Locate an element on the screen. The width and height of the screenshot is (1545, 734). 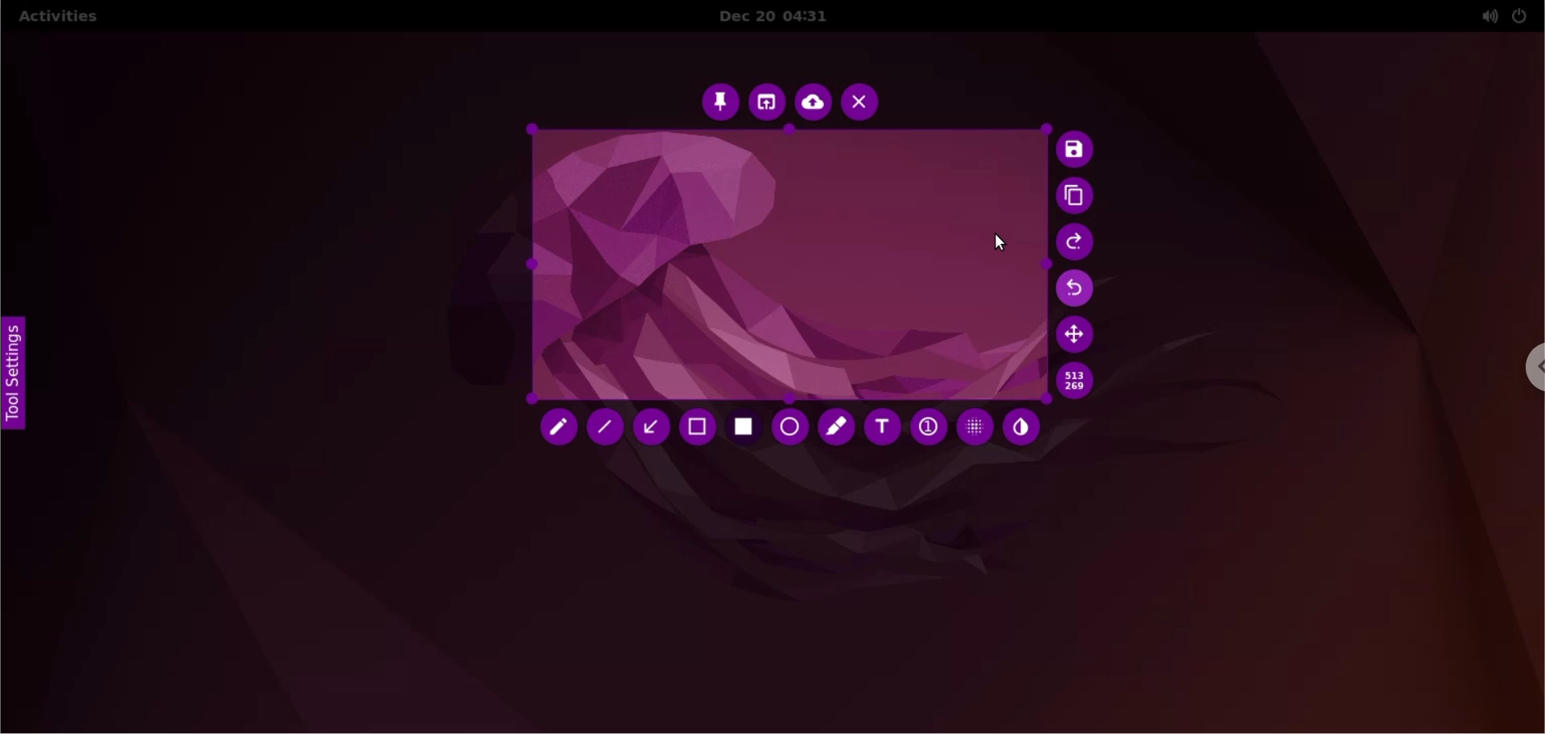
marker tool is located at coordinates (836, 430).